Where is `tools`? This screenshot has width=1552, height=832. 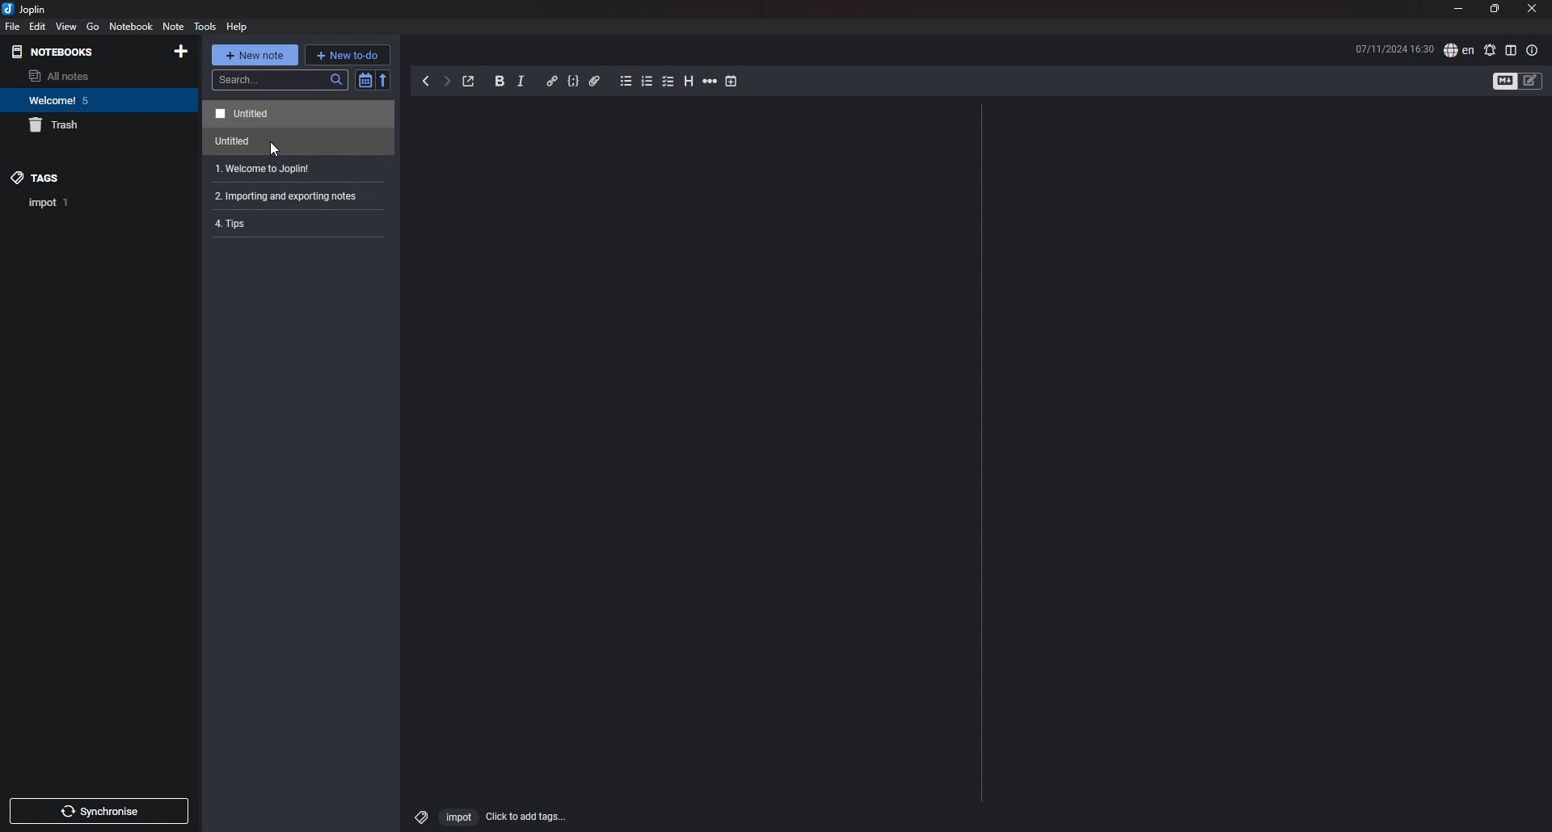
tools is located at coordinates (204, 27).